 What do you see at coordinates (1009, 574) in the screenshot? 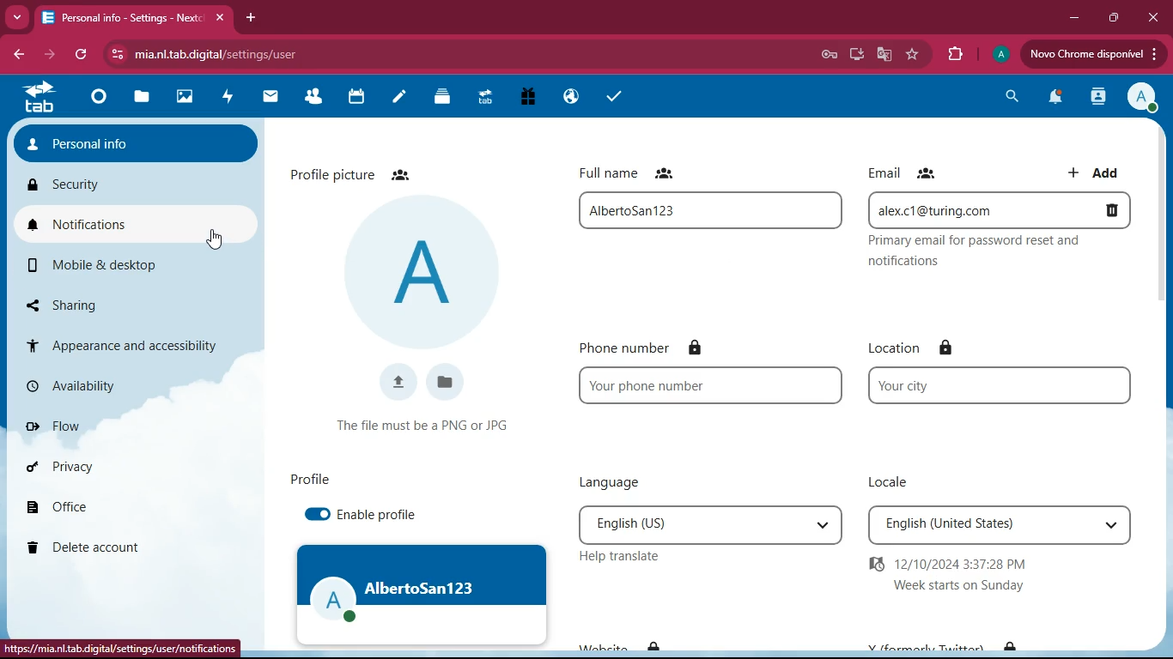
I see `time` at bounding box center [1009, 574].